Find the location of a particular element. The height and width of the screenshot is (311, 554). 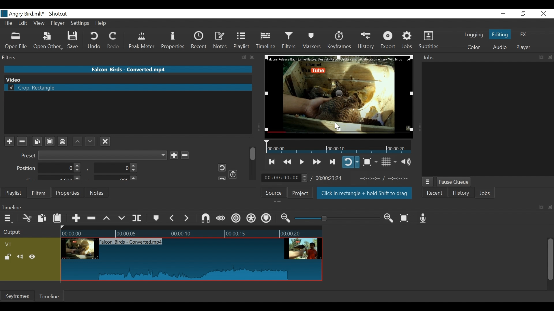

Project is located at coordinates (300, 193).